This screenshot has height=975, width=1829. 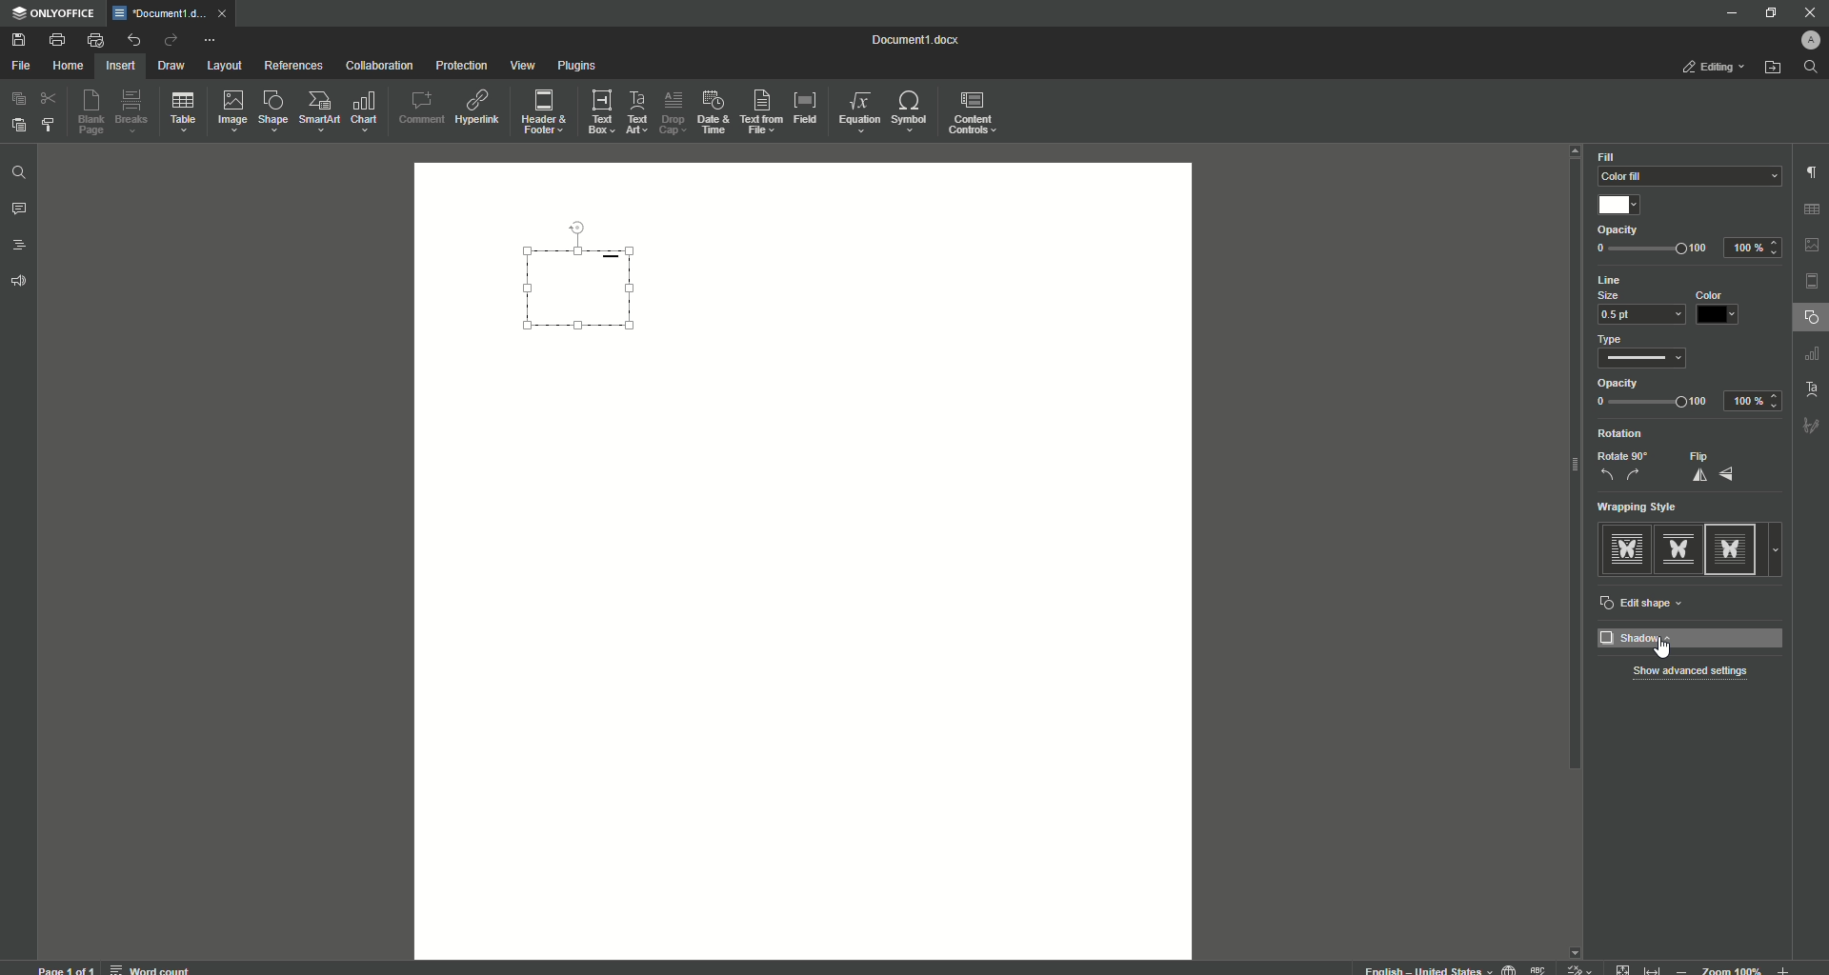 What do you see at coordinates (1768, 13) in the screenshot?
I see `Restore` at bounding box center [1768, 13].